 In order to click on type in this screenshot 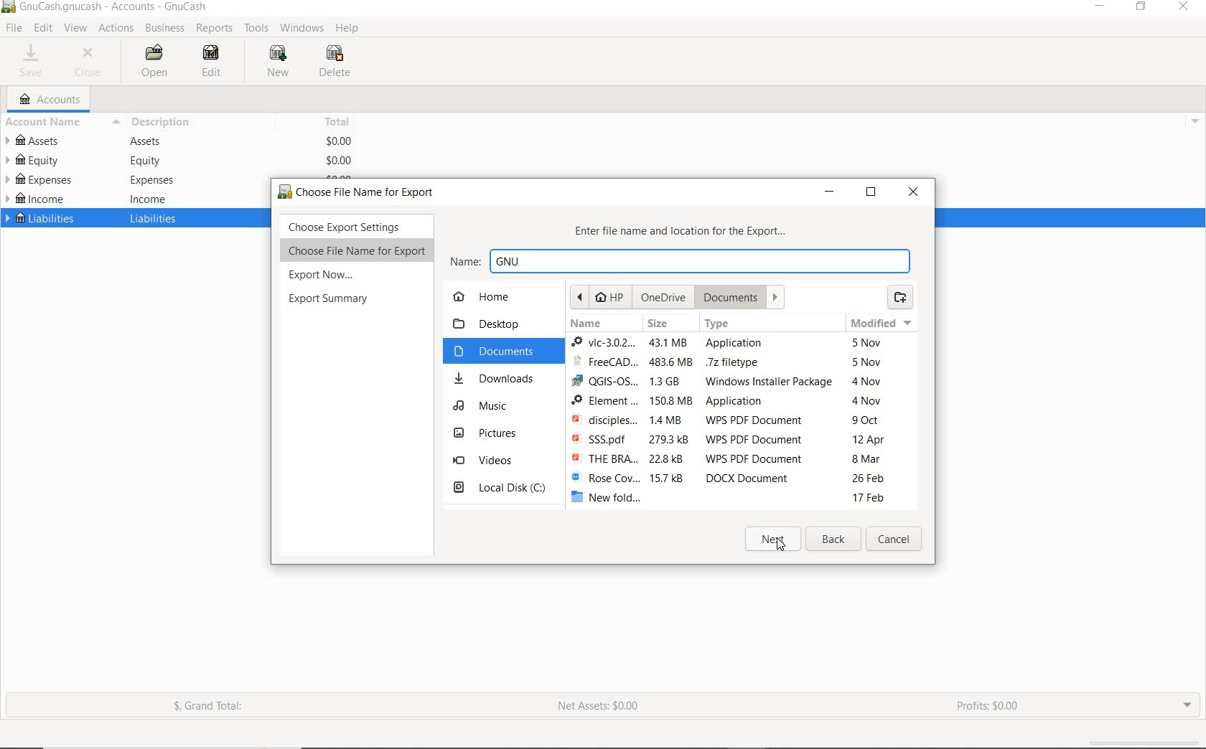, I will do `click(767, 405)`.